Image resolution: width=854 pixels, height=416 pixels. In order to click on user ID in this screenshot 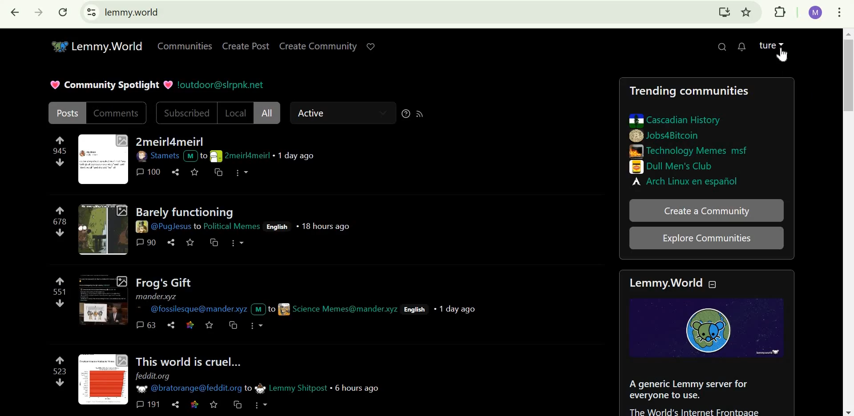, I will do `click(166, 156)`.